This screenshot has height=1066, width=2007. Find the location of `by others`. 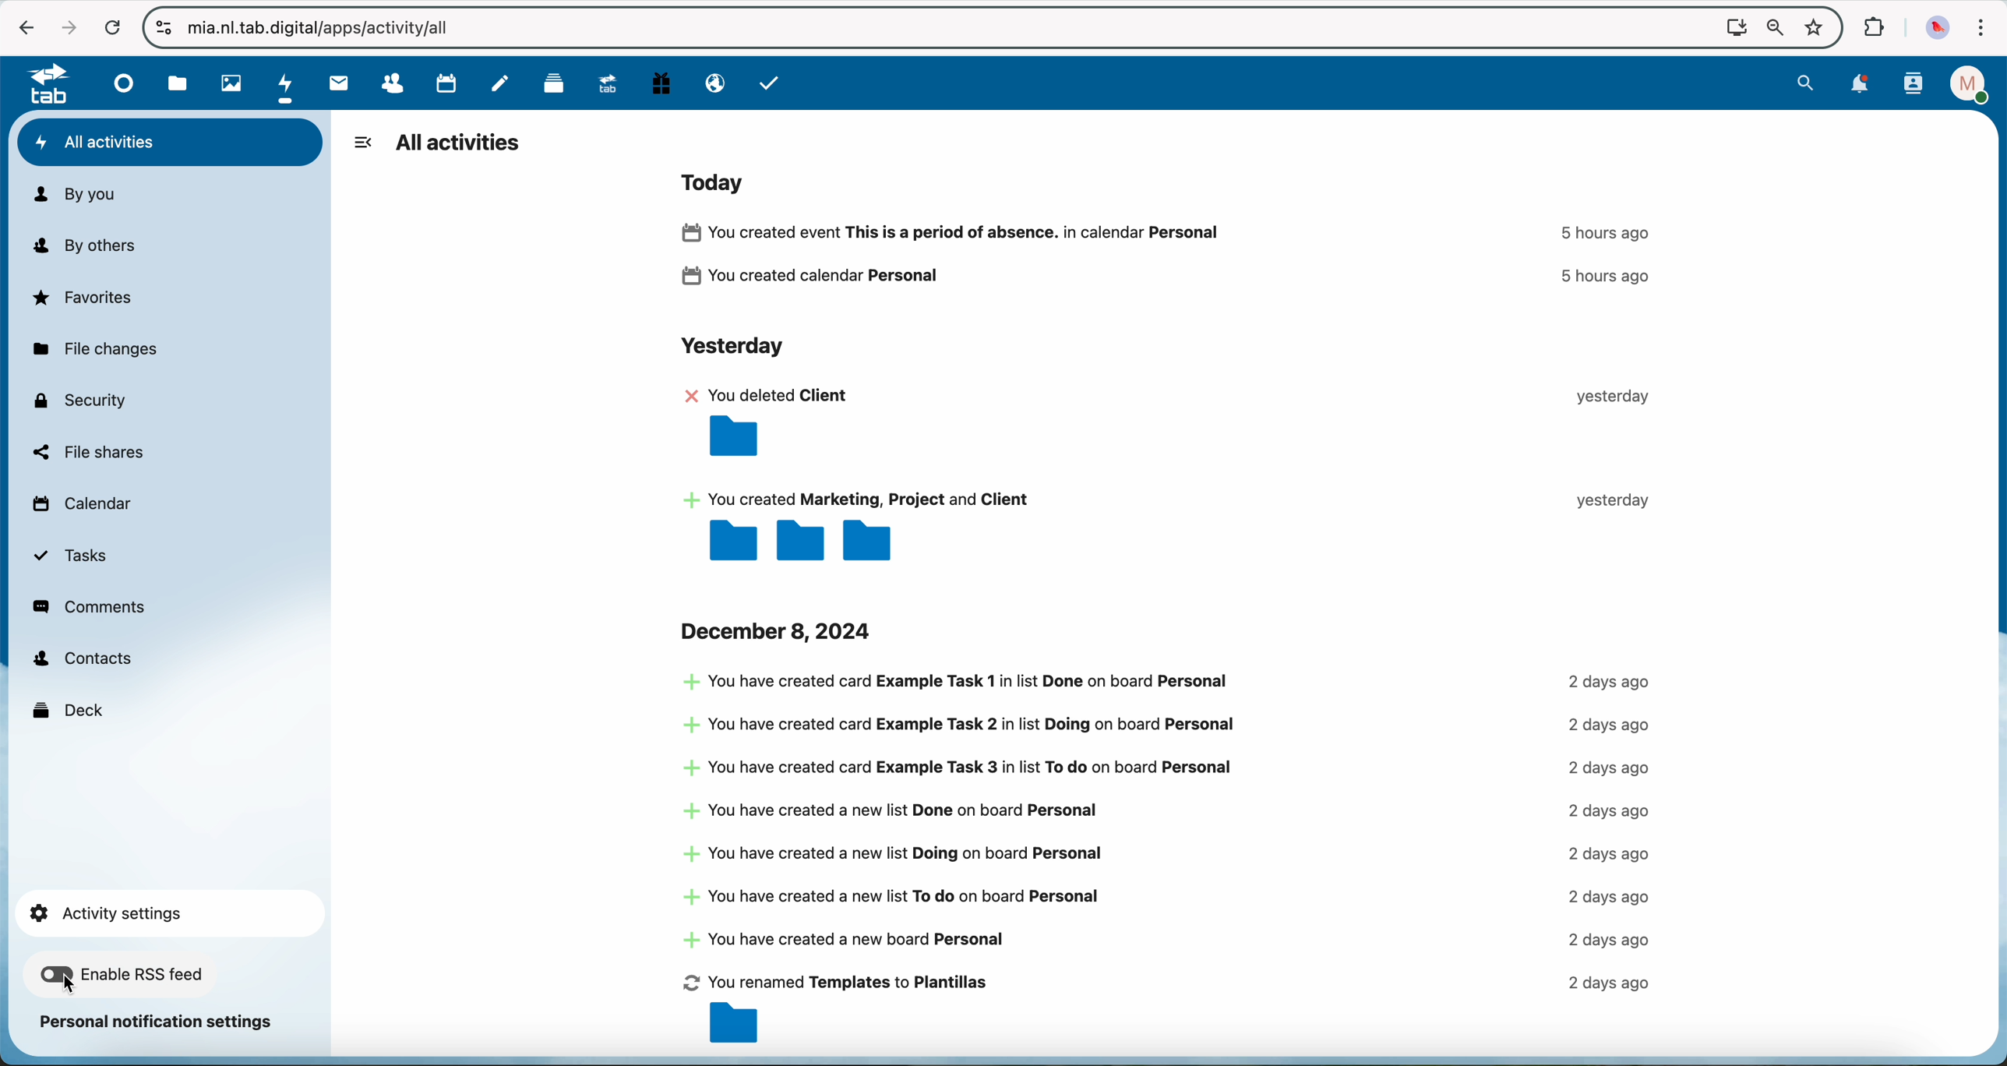

by others is located at coordinates (93, 246).